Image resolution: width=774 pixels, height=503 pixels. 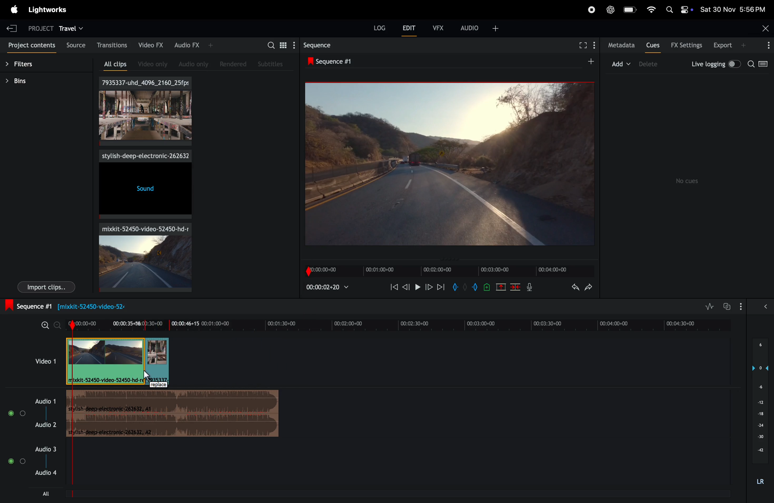 What do you see at coordinates (418, 288) in the screenshot?
I see `play` at bounding box center [418, 288].